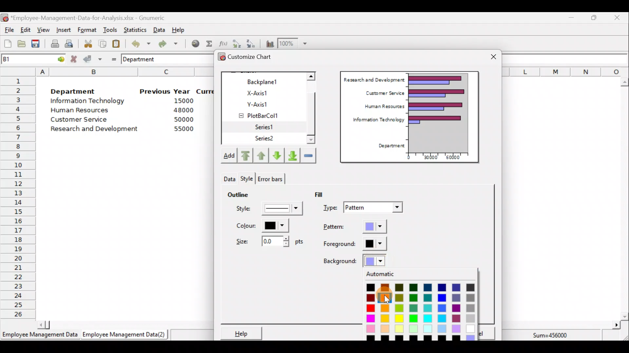 This screenshot has height=353, width=629. I want to click on Insert, so click(63, 30).